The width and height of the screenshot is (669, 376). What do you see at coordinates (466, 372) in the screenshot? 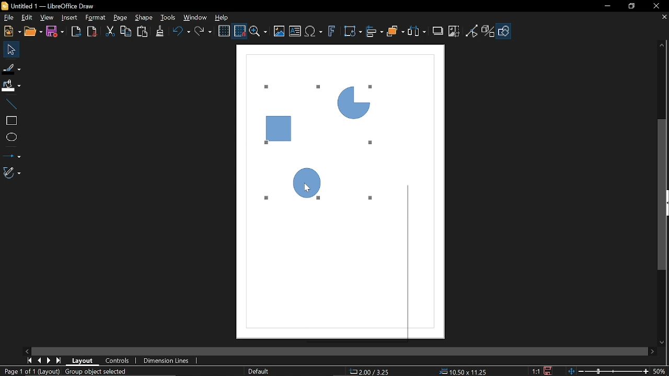
I see `Size` at bounding box center [466, 372].